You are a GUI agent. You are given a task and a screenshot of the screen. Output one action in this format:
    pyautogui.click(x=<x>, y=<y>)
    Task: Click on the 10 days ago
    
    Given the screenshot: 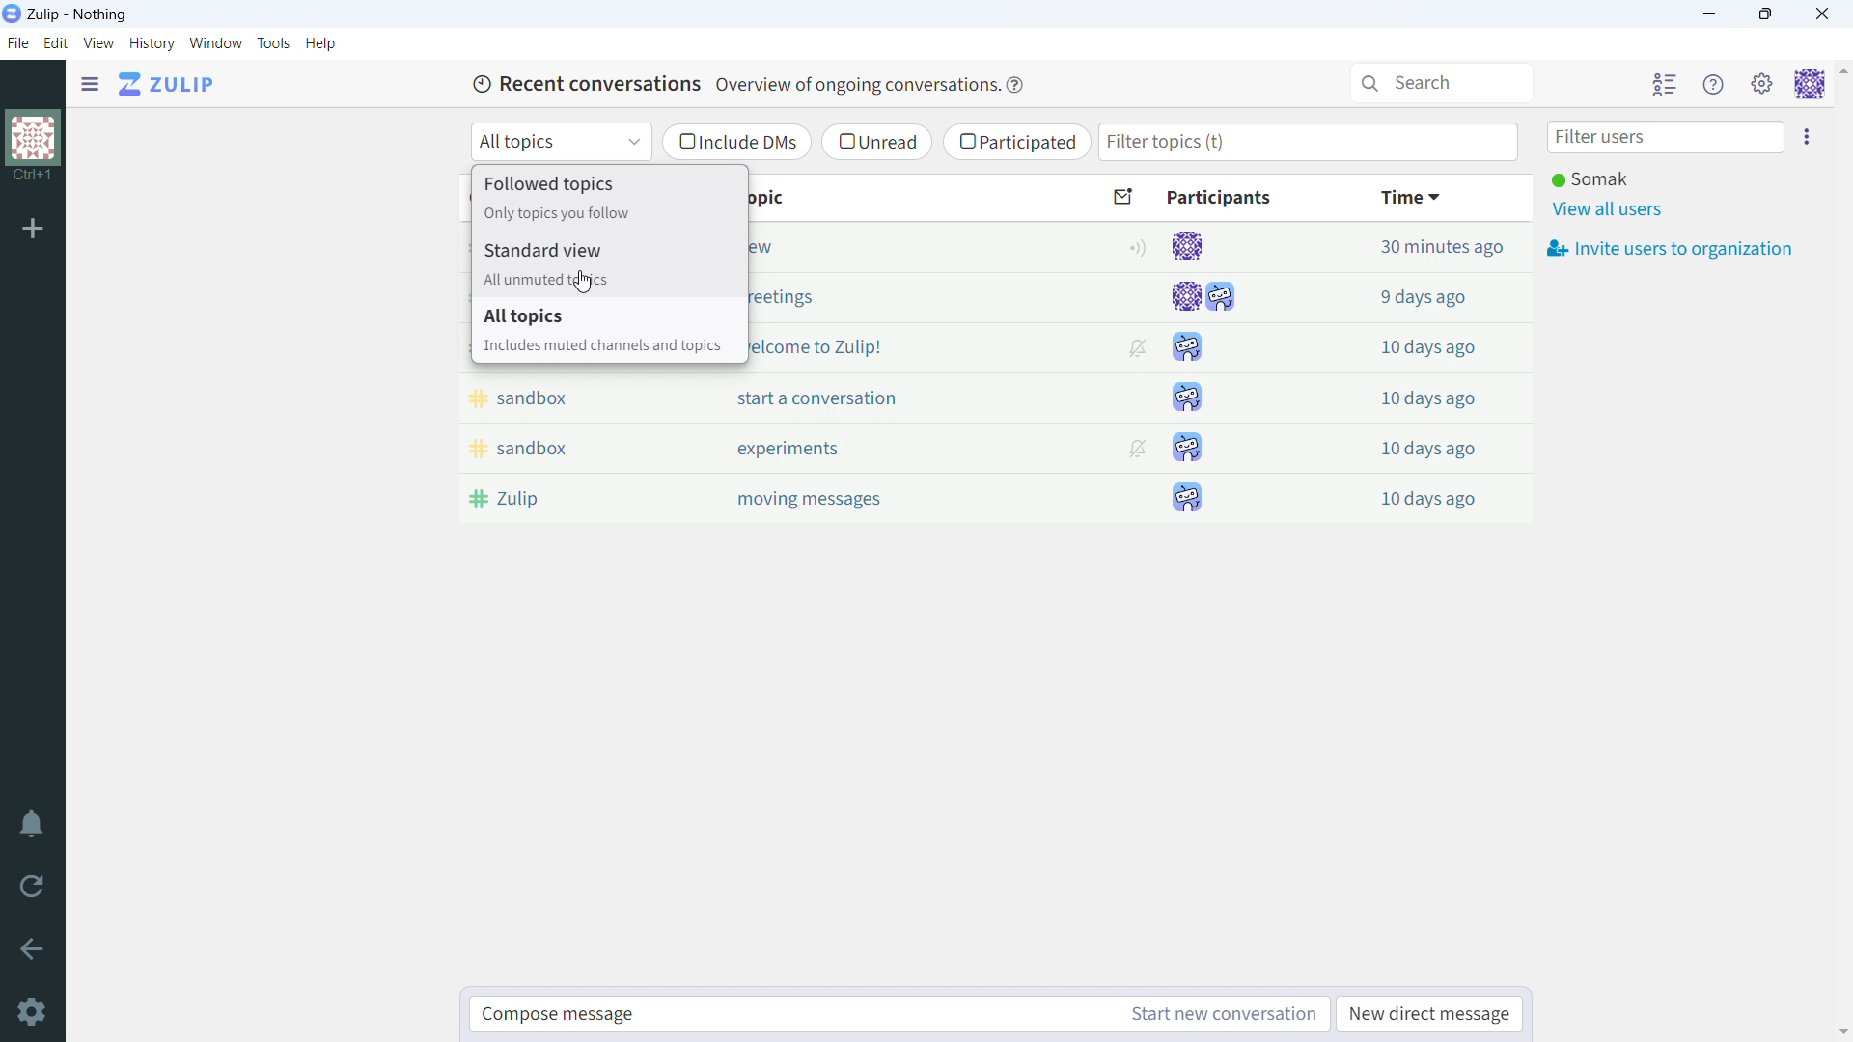 What is the action you would take?
    pyautogui.click(x=1428, y=500)
    